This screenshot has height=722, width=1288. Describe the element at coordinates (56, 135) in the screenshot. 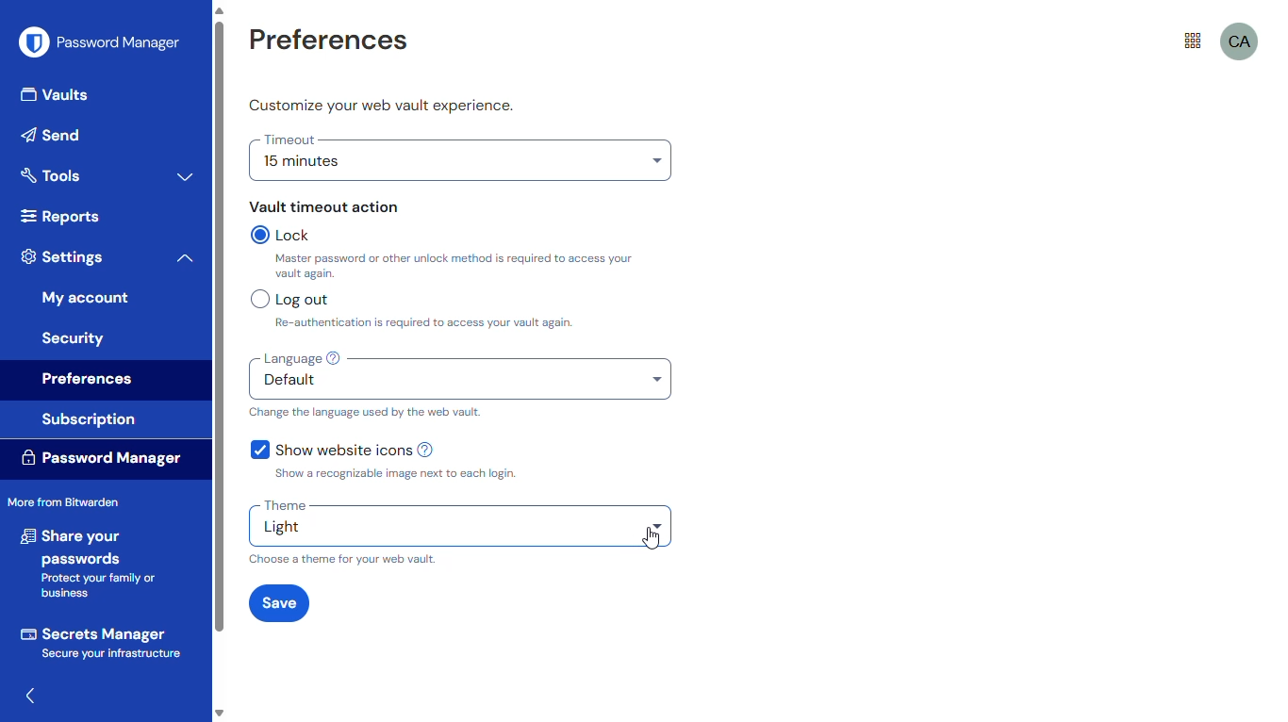

I see `send` at that location.